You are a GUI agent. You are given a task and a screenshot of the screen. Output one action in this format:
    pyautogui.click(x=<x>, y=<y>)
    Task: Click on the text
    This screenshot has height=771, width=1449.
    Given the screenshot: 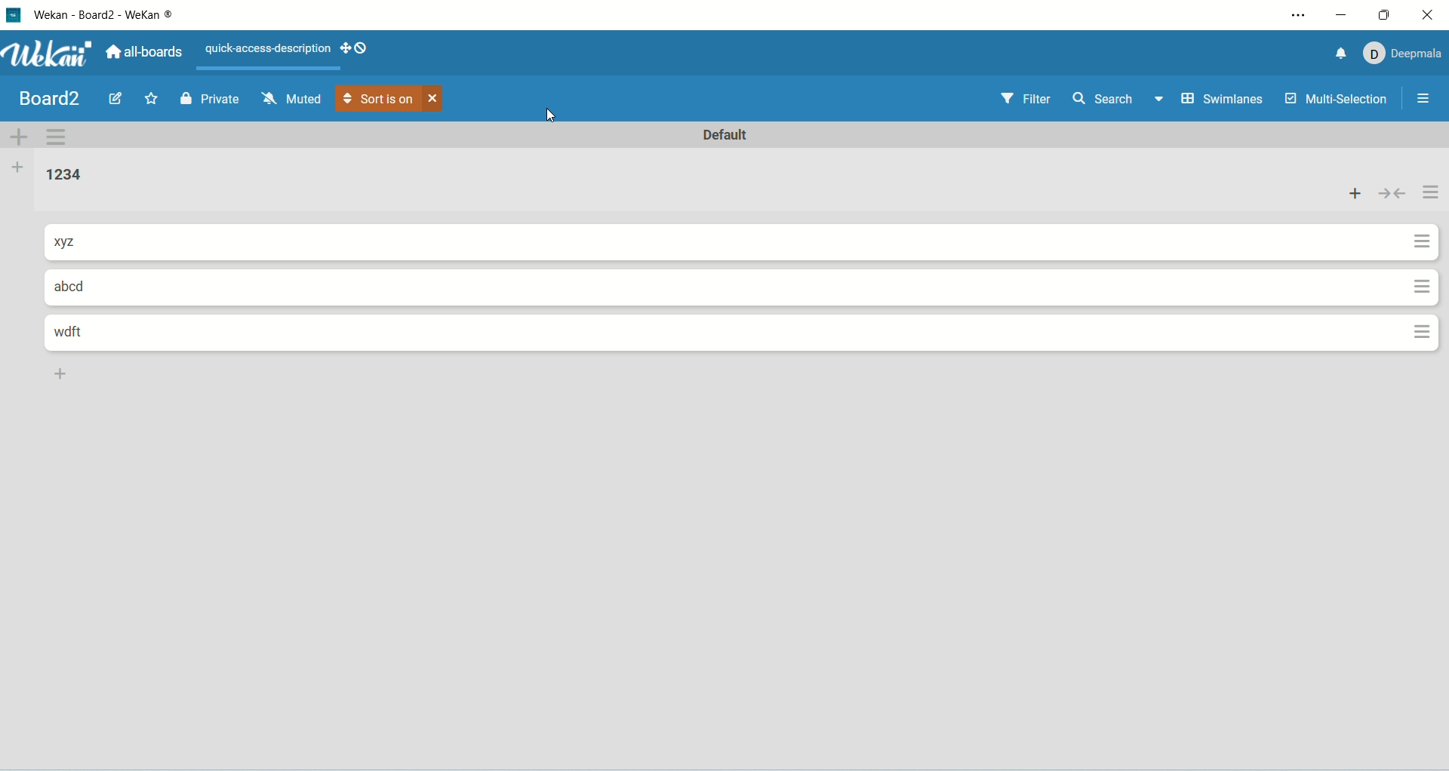 What is the action you would take?
    pyautogui.click(x=262, y=48)
    